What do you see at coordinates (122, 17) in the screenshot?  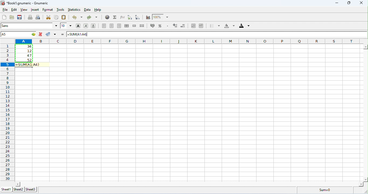 I see `edit a function` at bounding box center [122, 17].